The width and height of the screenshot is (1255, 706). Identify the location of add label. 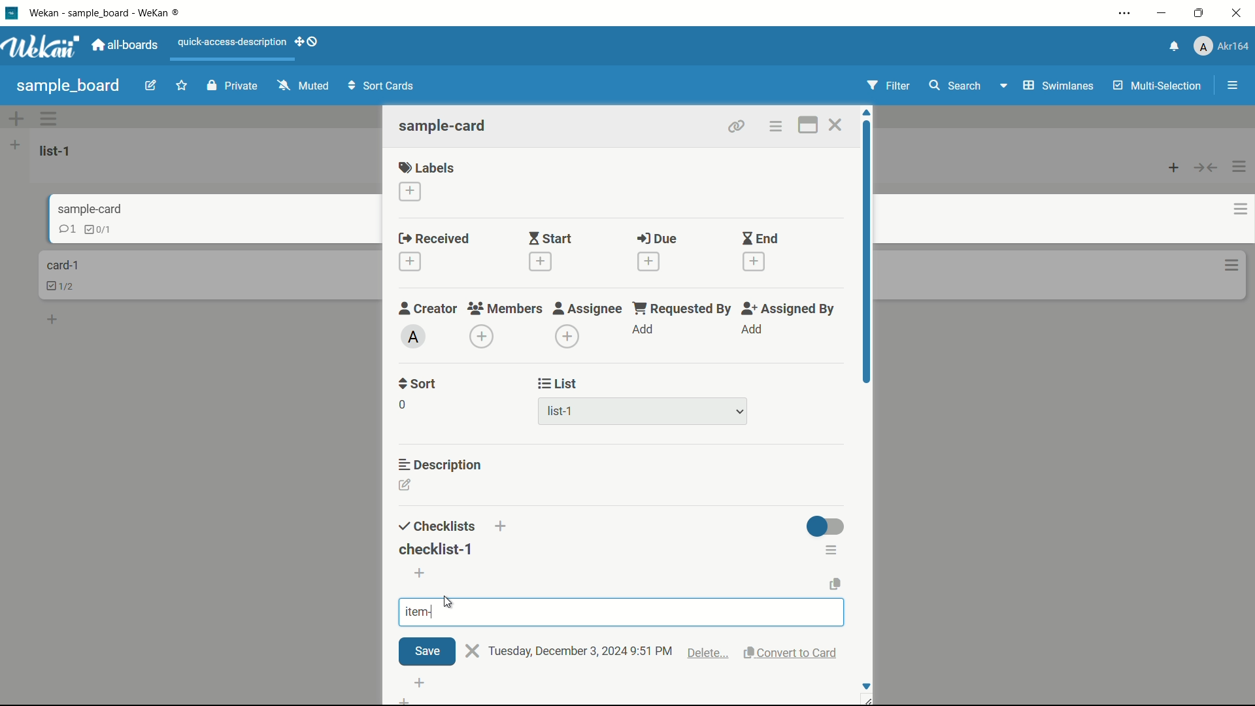
(410, 192).